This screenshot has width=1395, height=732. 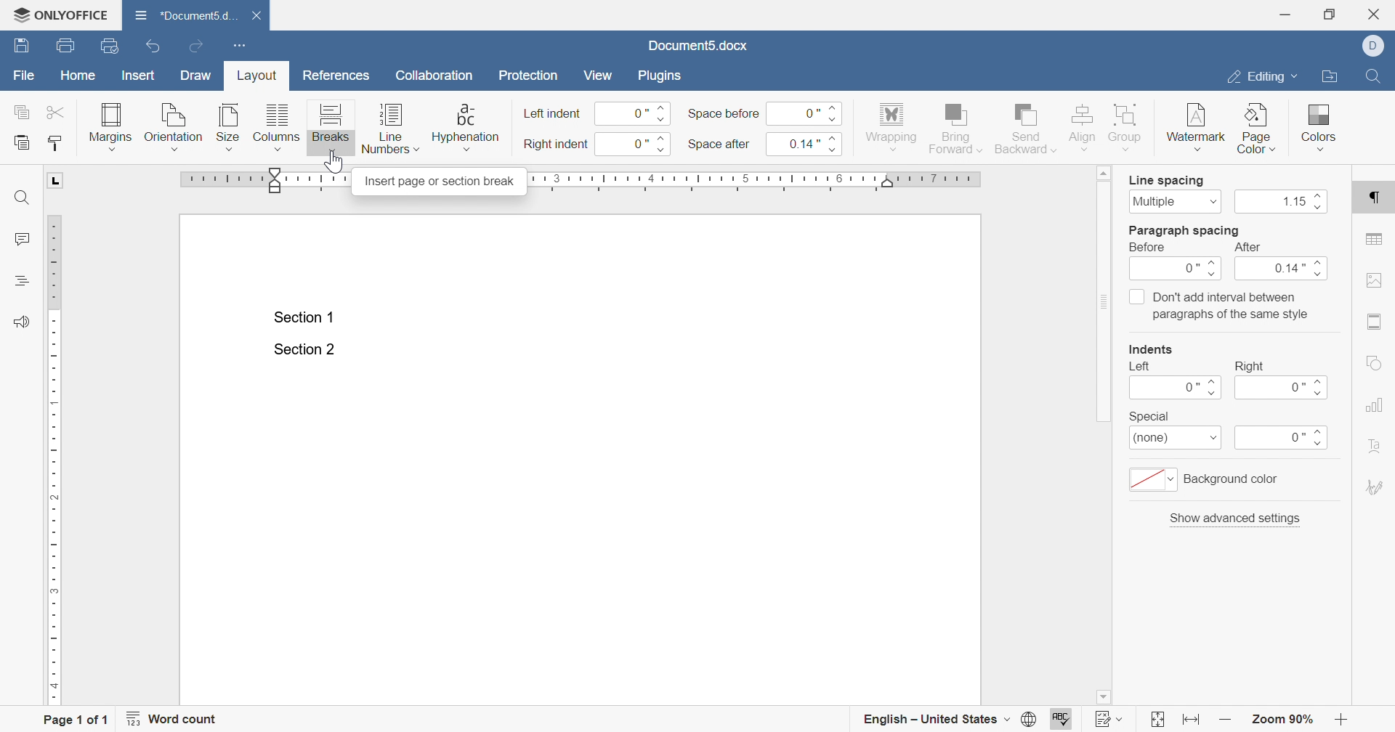 What do you see at coordinates (1083, 126) in the screenshot?
I see `align` at bounding box center [1083, 126].